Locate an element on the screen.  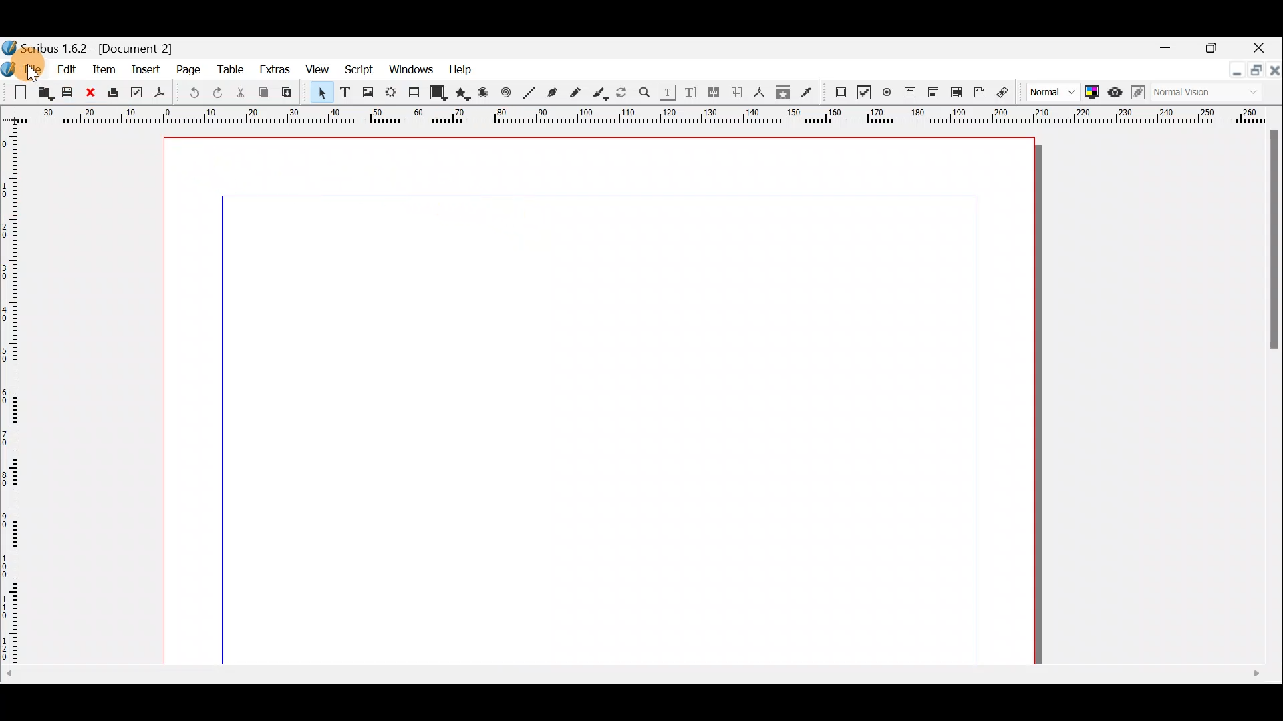
Unlink text frames is located at coordinates (737, 93).